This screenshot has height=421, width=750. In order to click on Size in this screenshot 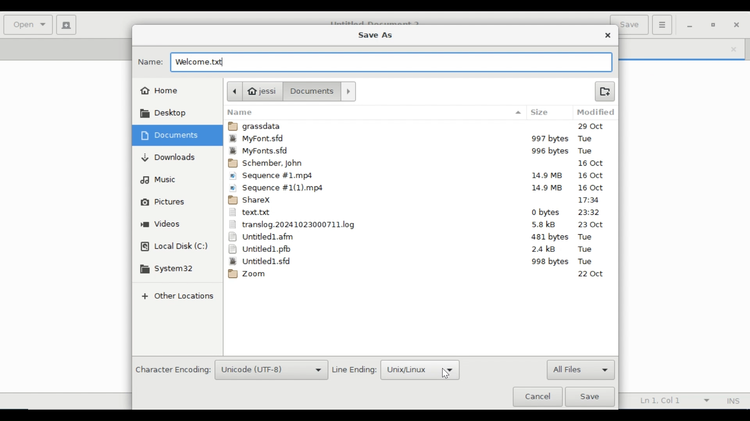, I will do `click(541, 112)`.